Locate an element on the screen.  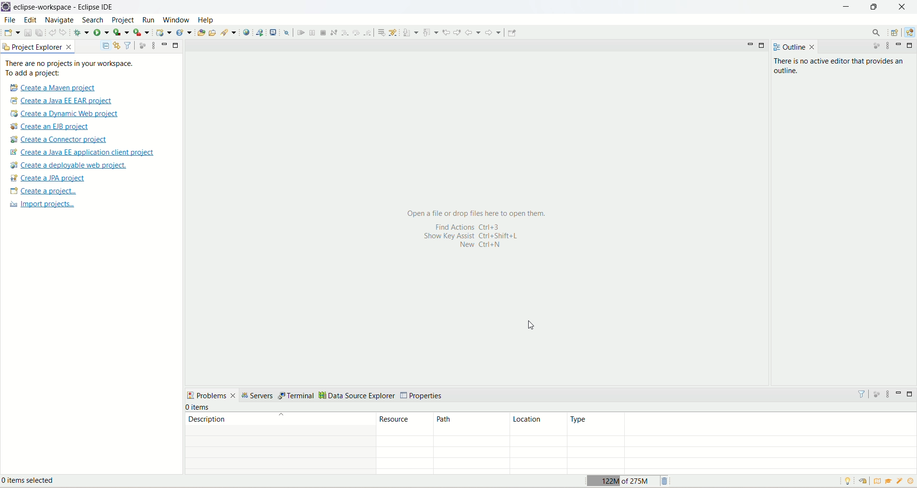
select and deselect filters is located at coordinates (128, 45).